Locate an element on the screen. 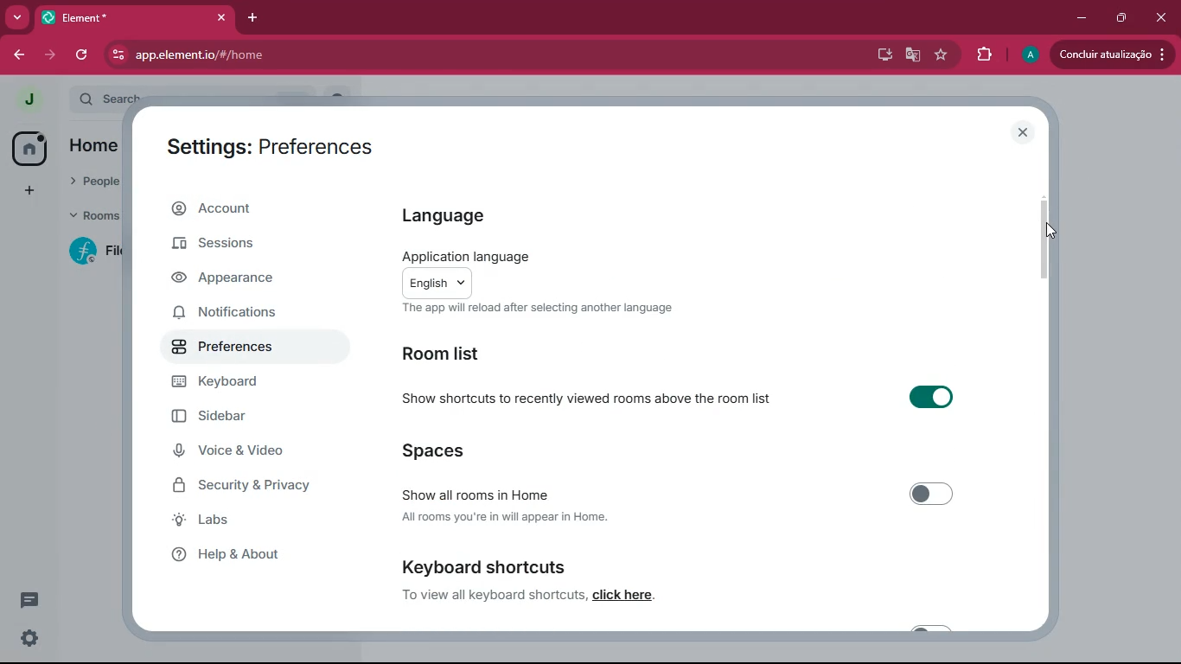 Image resolution: width=1181 pixels, height=664 pixels. show all rooms in home is located at coordinates (476, 494).